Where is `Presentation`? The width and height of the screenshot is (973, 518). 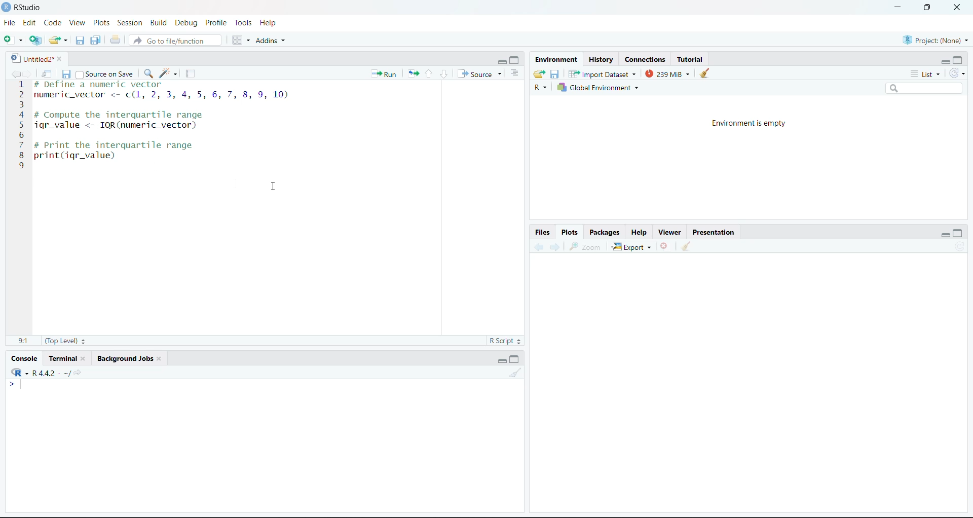 Presentation is located at coordinates (714, 231).